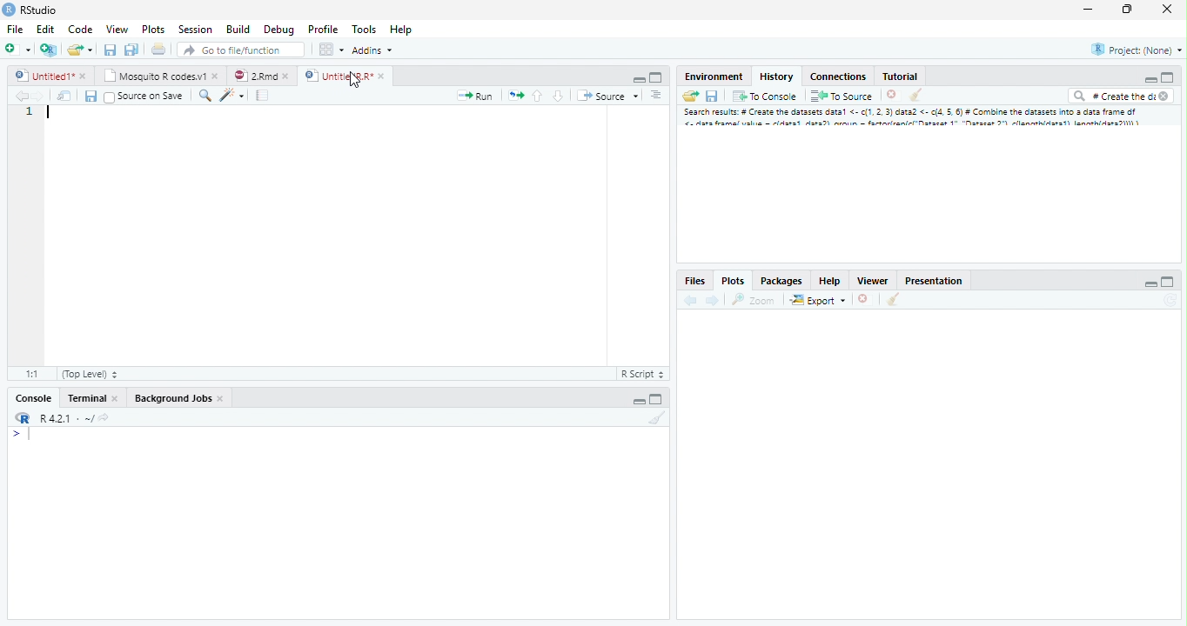 This screenshot has width=1187, height=626. Describe the element at coordinates (116, 30) in the screenshot. I see `View` at that location.